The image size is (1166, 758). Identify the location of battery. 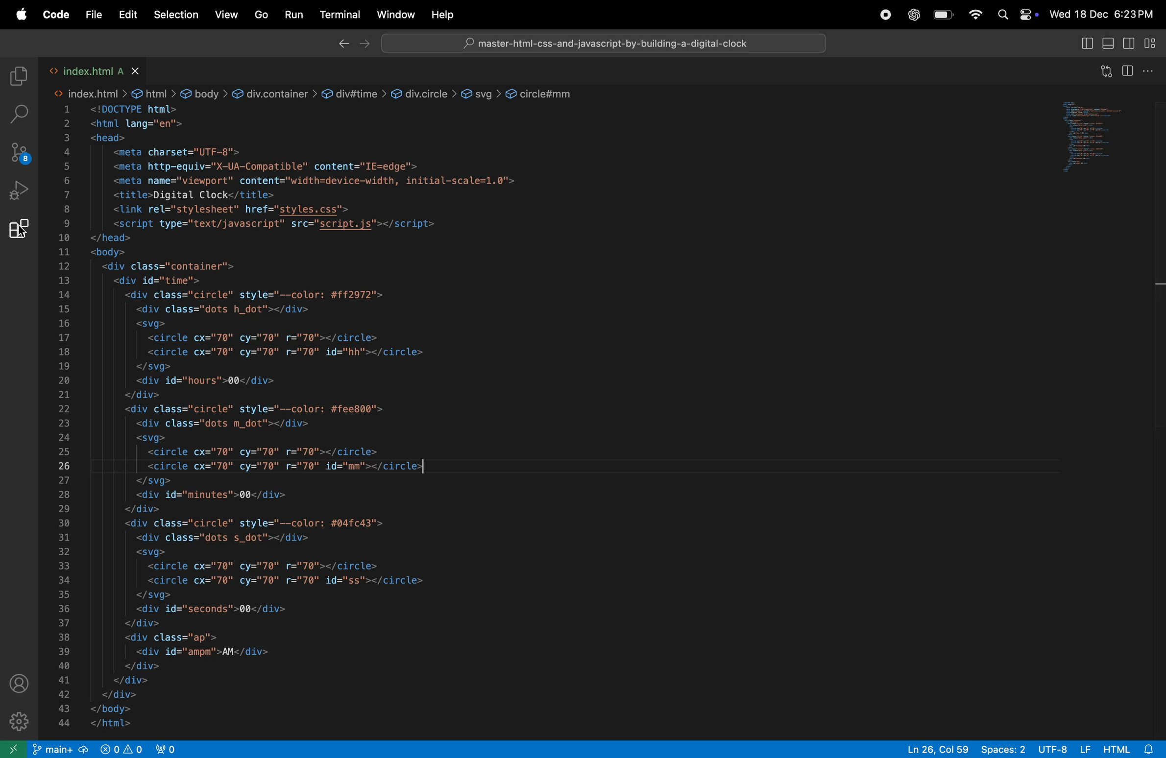
(943, 16).